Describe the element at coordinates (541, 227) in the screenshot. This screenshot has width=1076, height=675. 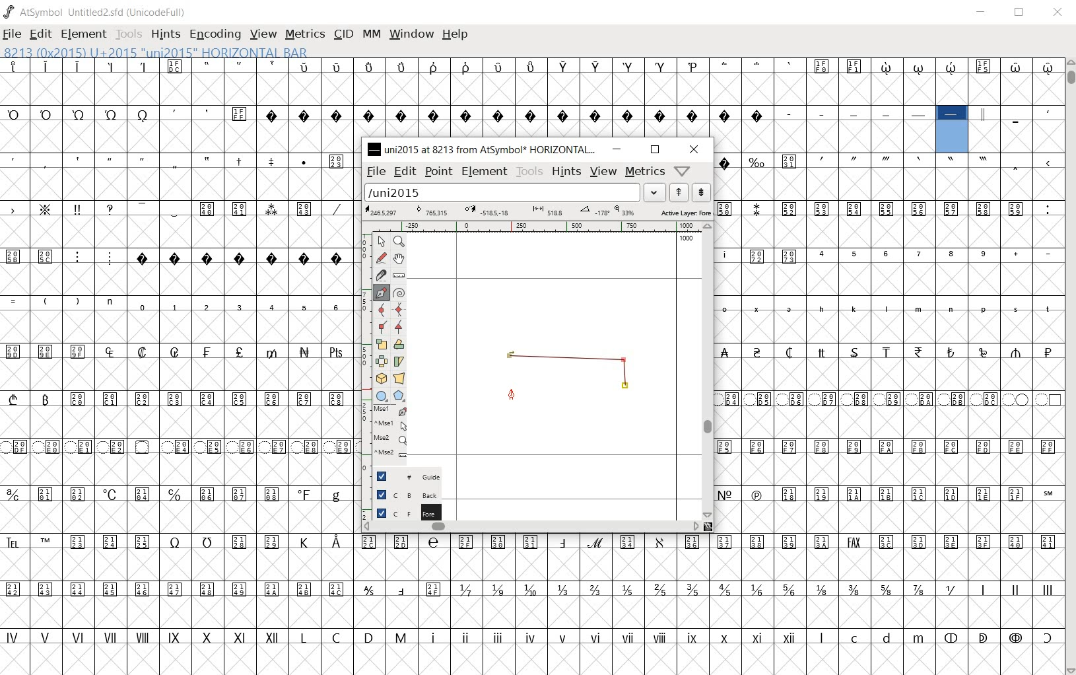
I see `ruler` at that location.